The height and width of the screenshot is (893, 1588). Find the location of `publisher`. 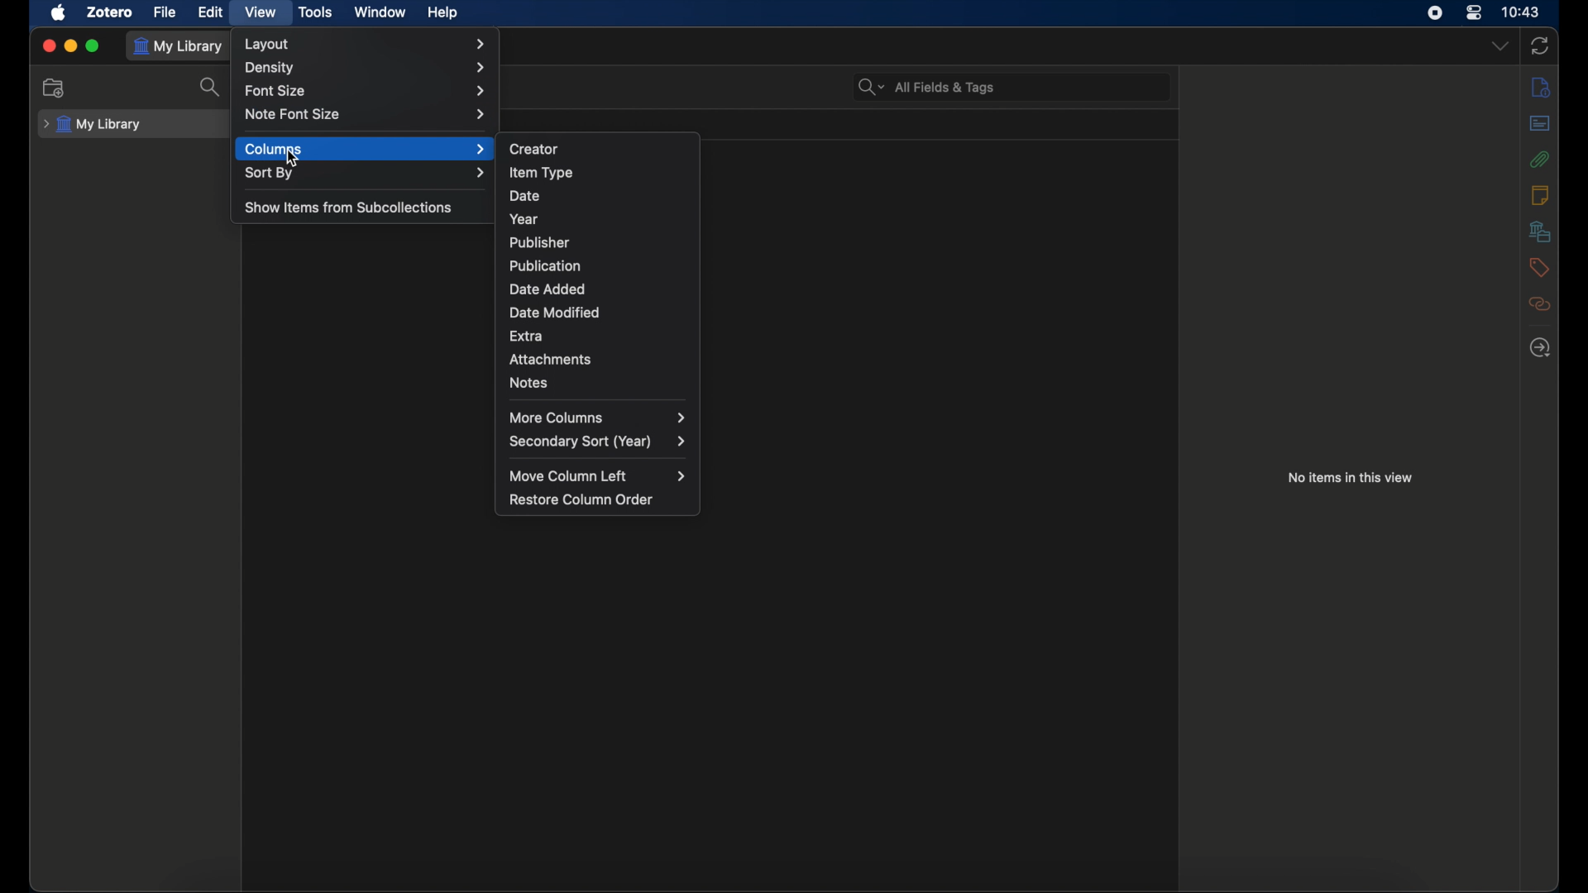

publisher is located at coordinates (540, 243).